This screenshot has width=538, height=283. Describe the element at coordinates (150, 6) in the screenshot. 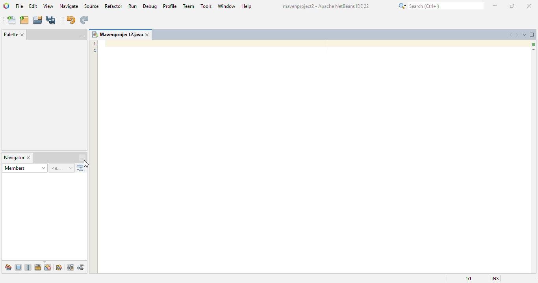

I see `debug` at that location.